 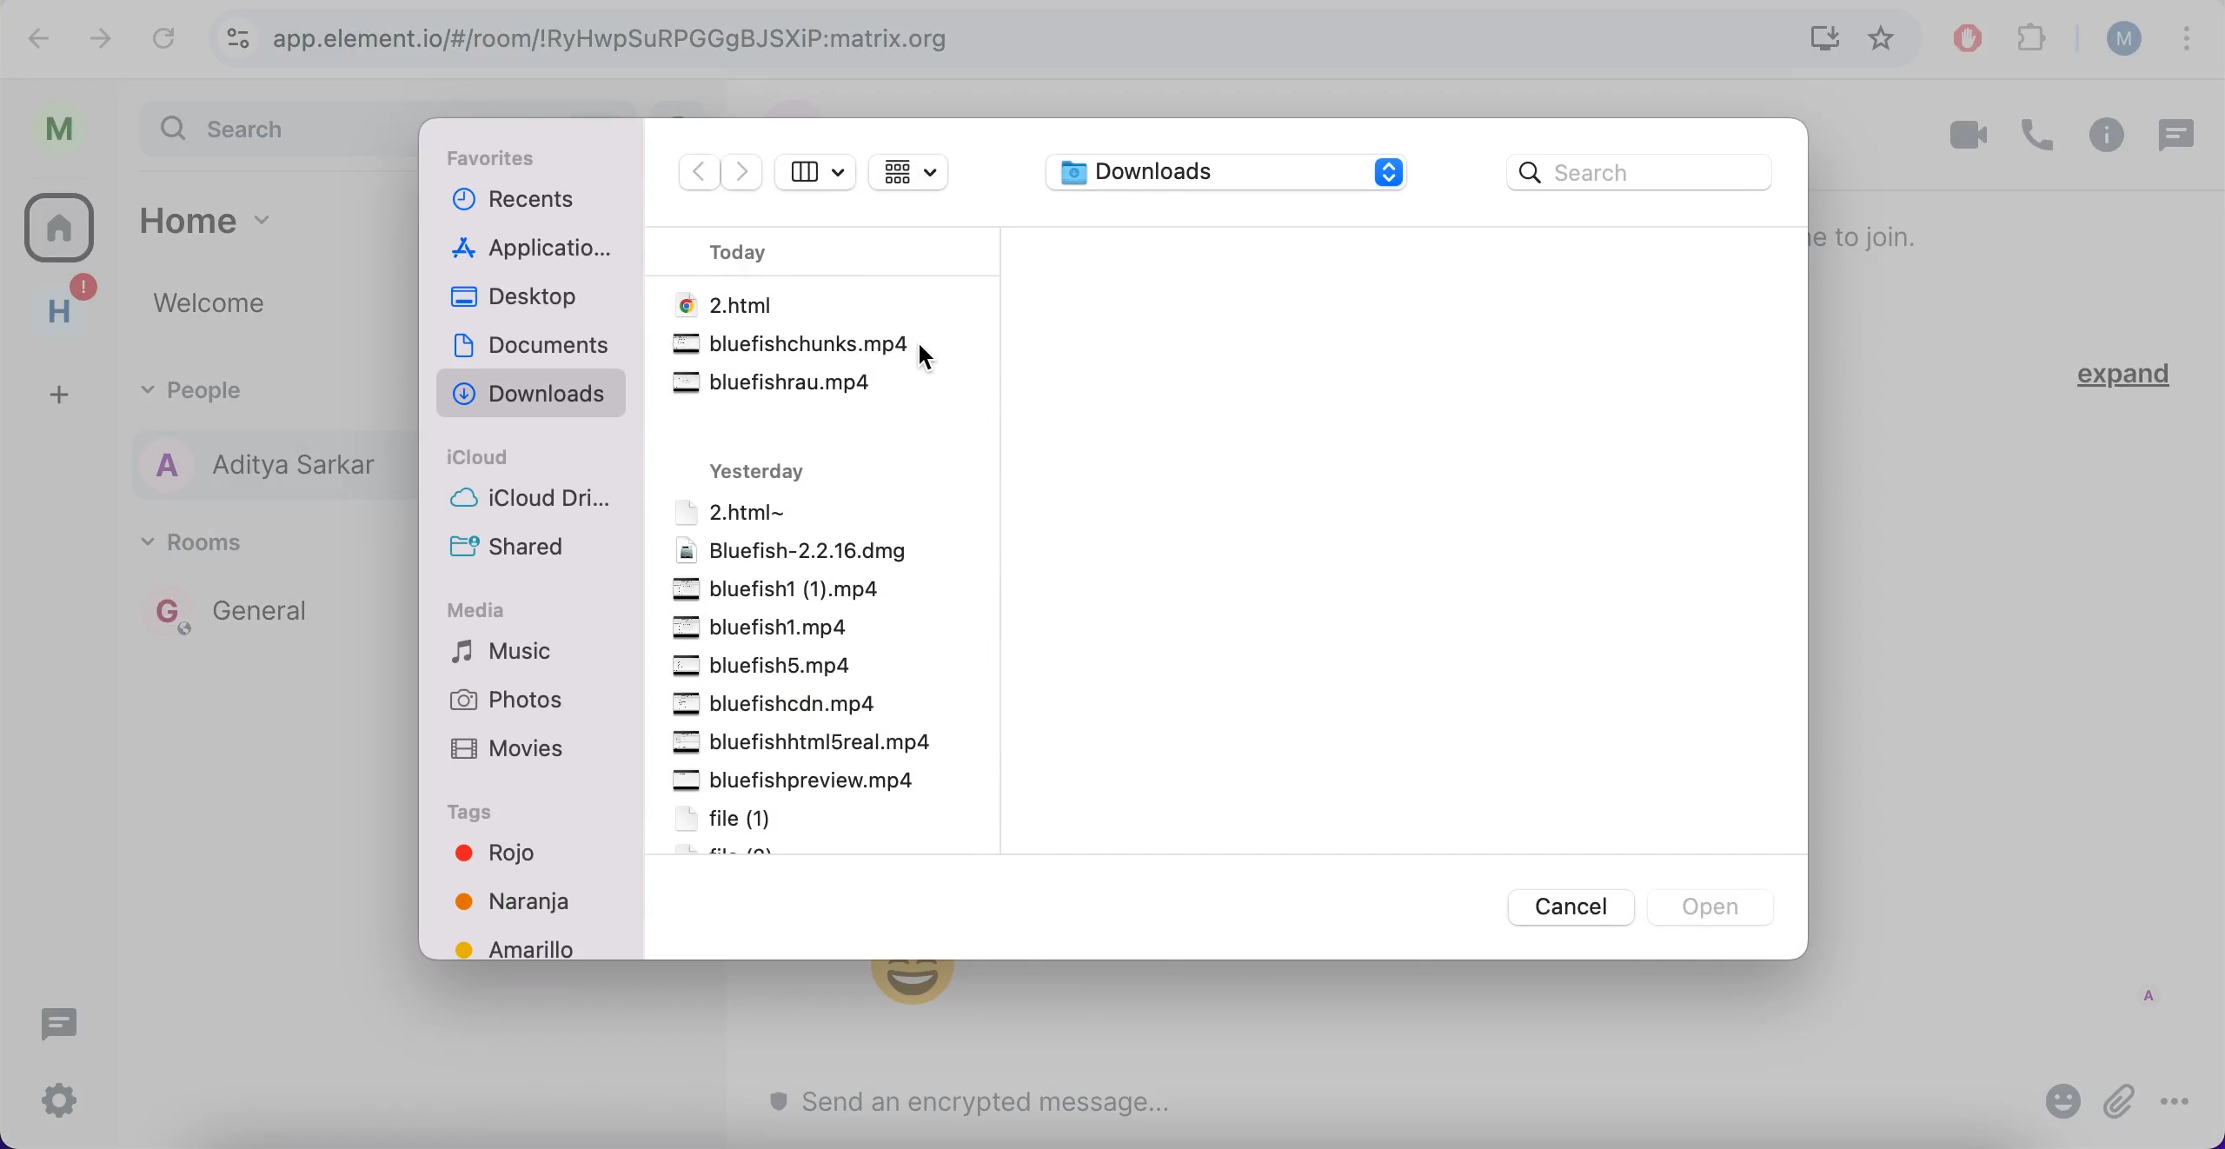 What do you see at coordinates (236, 37) in the screenshot?
I see `view site information` at bounding box center [236, 37].